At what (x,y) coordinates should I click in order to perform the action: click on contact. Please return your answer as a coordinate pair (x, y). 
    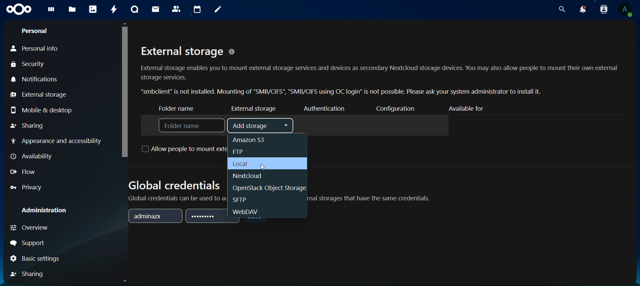
    Looking at the image, I should click on (177, 9).